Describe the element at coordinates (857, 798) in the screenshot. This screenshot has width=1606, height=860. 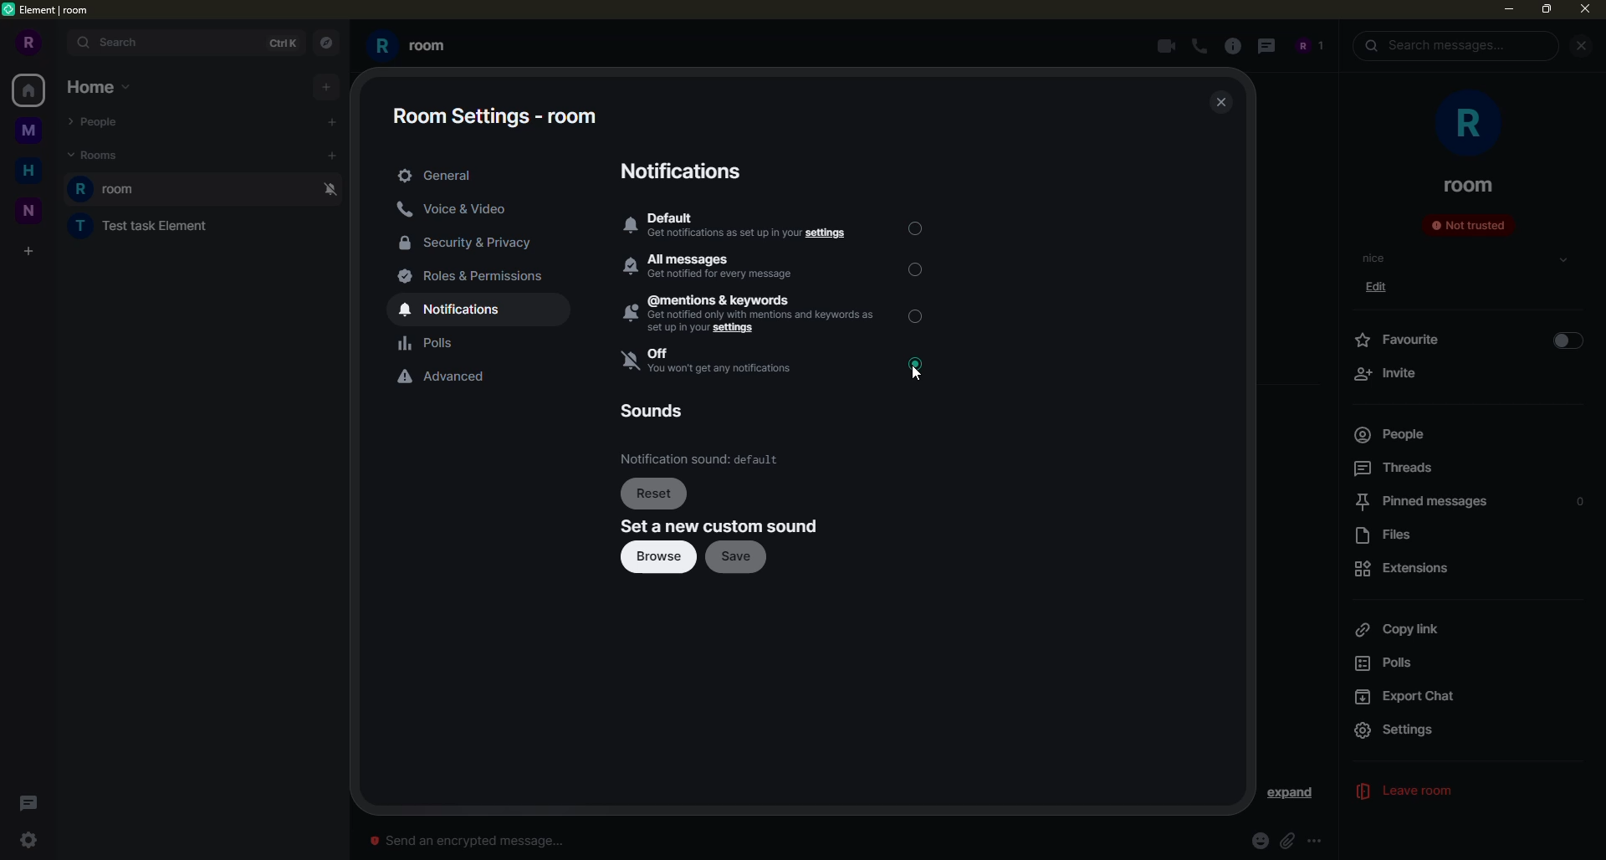
I see `info` at that location.